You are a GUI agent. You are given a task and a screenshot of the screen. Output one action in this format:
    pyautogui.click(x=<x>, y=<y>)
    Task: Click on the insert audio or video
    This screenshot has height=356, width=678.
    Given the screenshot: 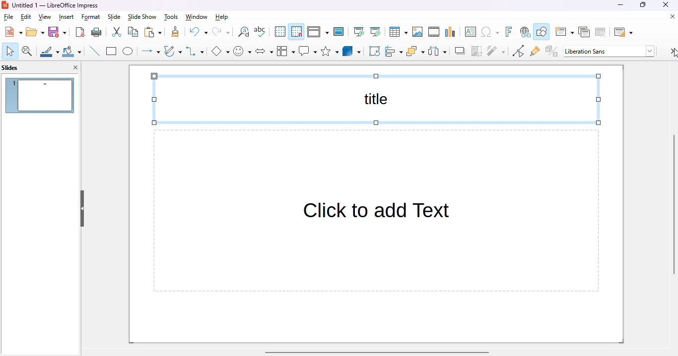 What is the action you would take?
    pyautogui.click(x=434, y=32)
    